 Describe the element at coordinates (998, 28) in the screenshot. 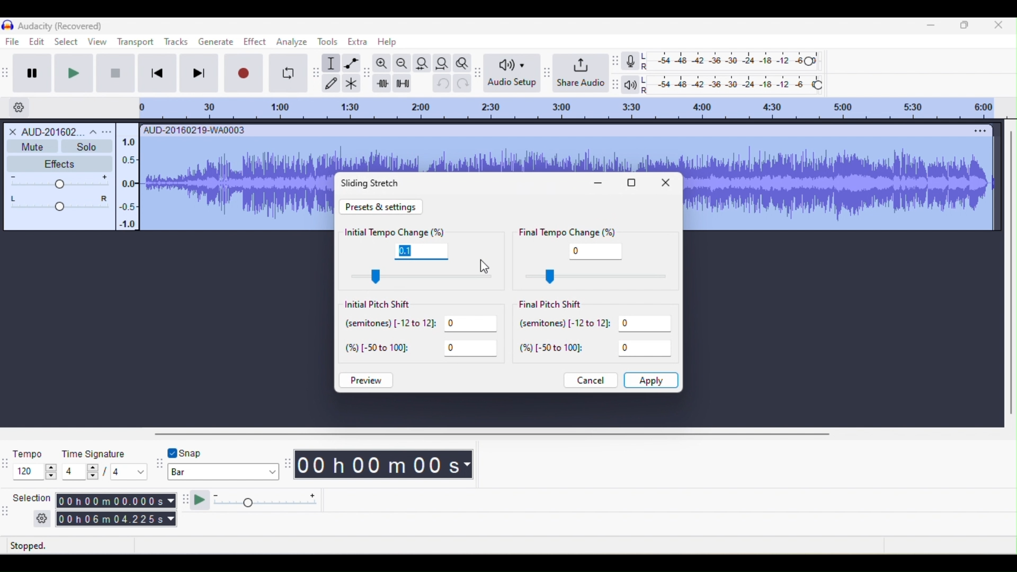

I see `close` at that location.